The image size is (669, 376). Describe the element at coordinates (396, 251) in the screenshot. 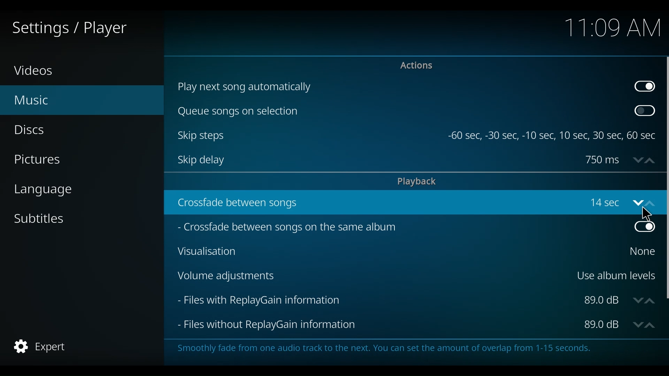

I see `Visualisation` at that location.